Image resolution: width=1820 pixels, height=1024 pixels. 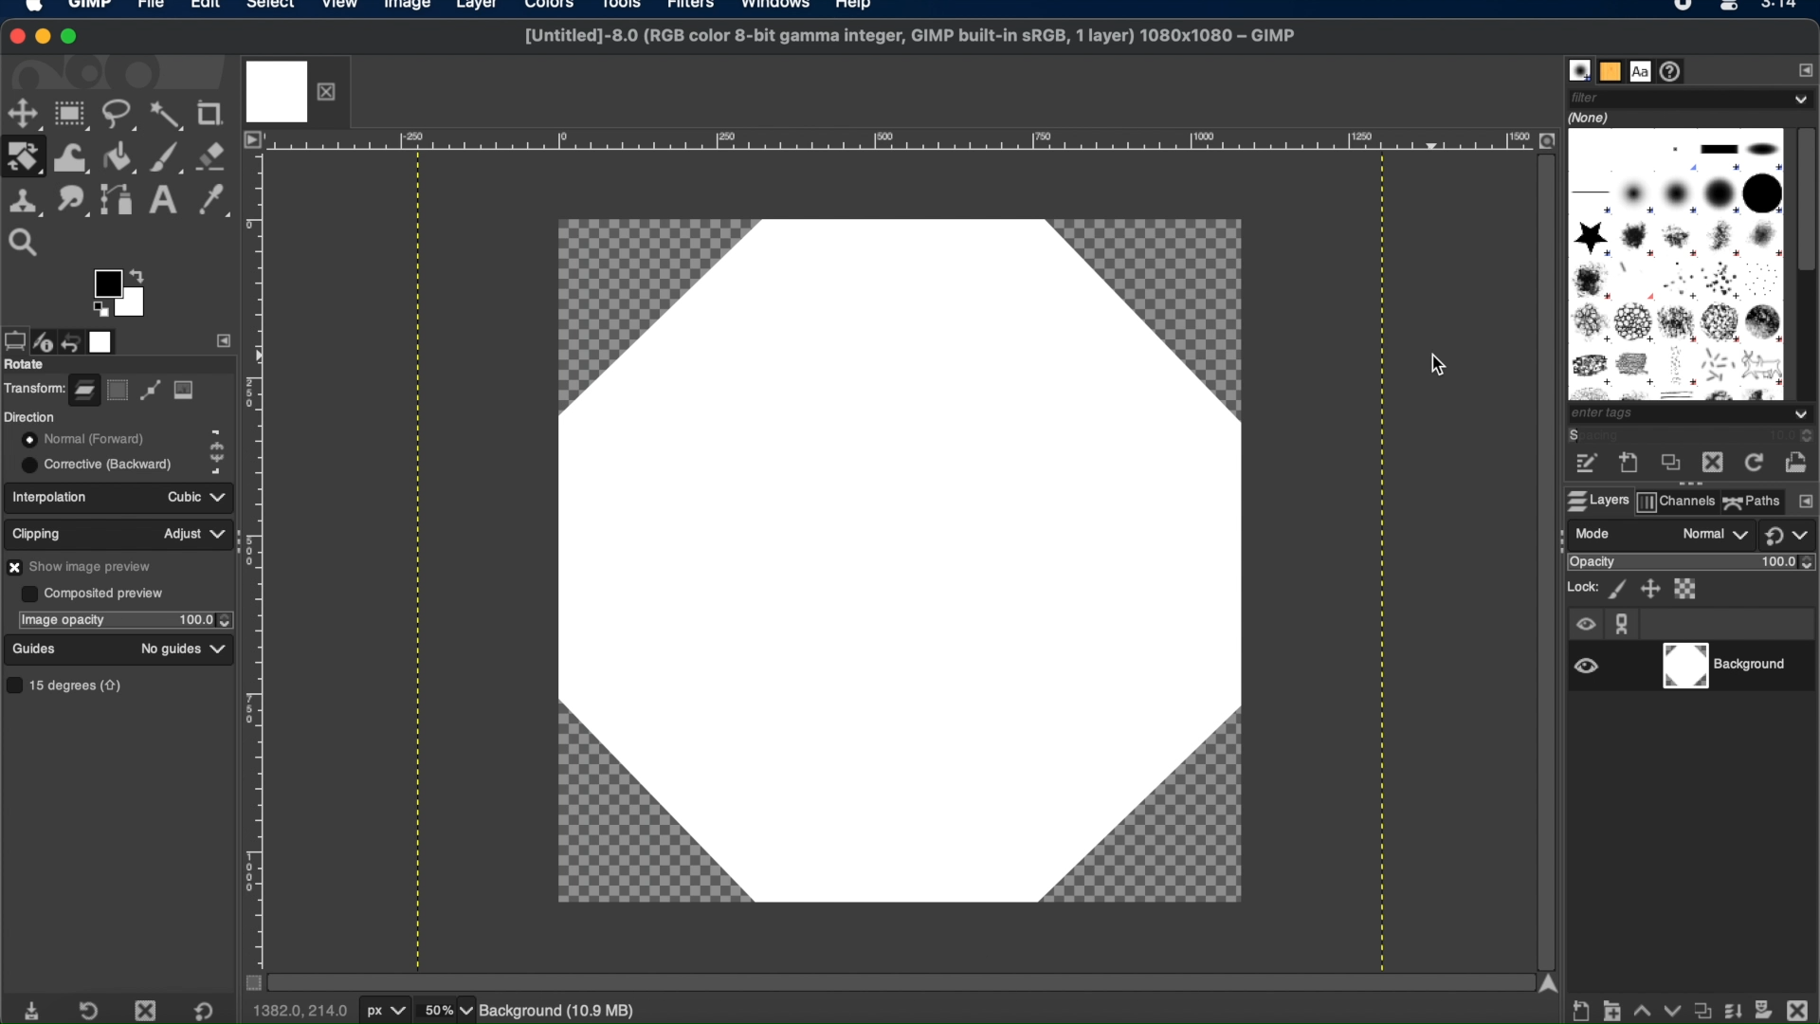 What do you see at coordinates (73, 115) in the screenshot?
I see `rectangle select tool` at bounding box center [73, 115].